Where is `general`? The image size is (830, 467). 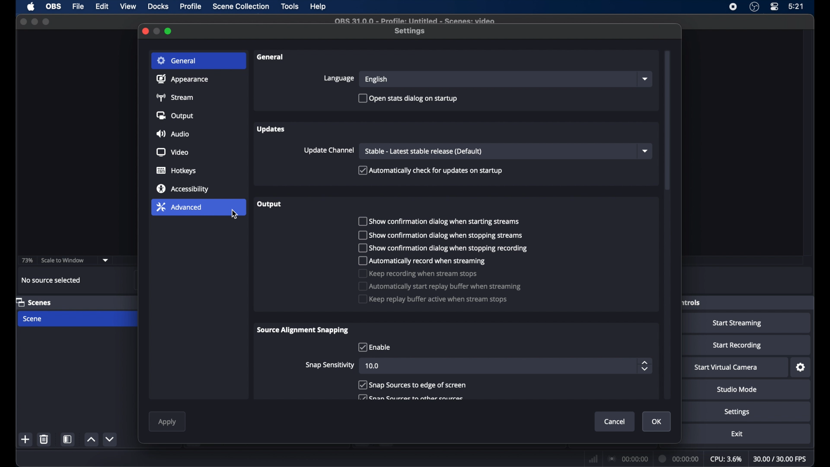 general is located at coordinates (270, 57).